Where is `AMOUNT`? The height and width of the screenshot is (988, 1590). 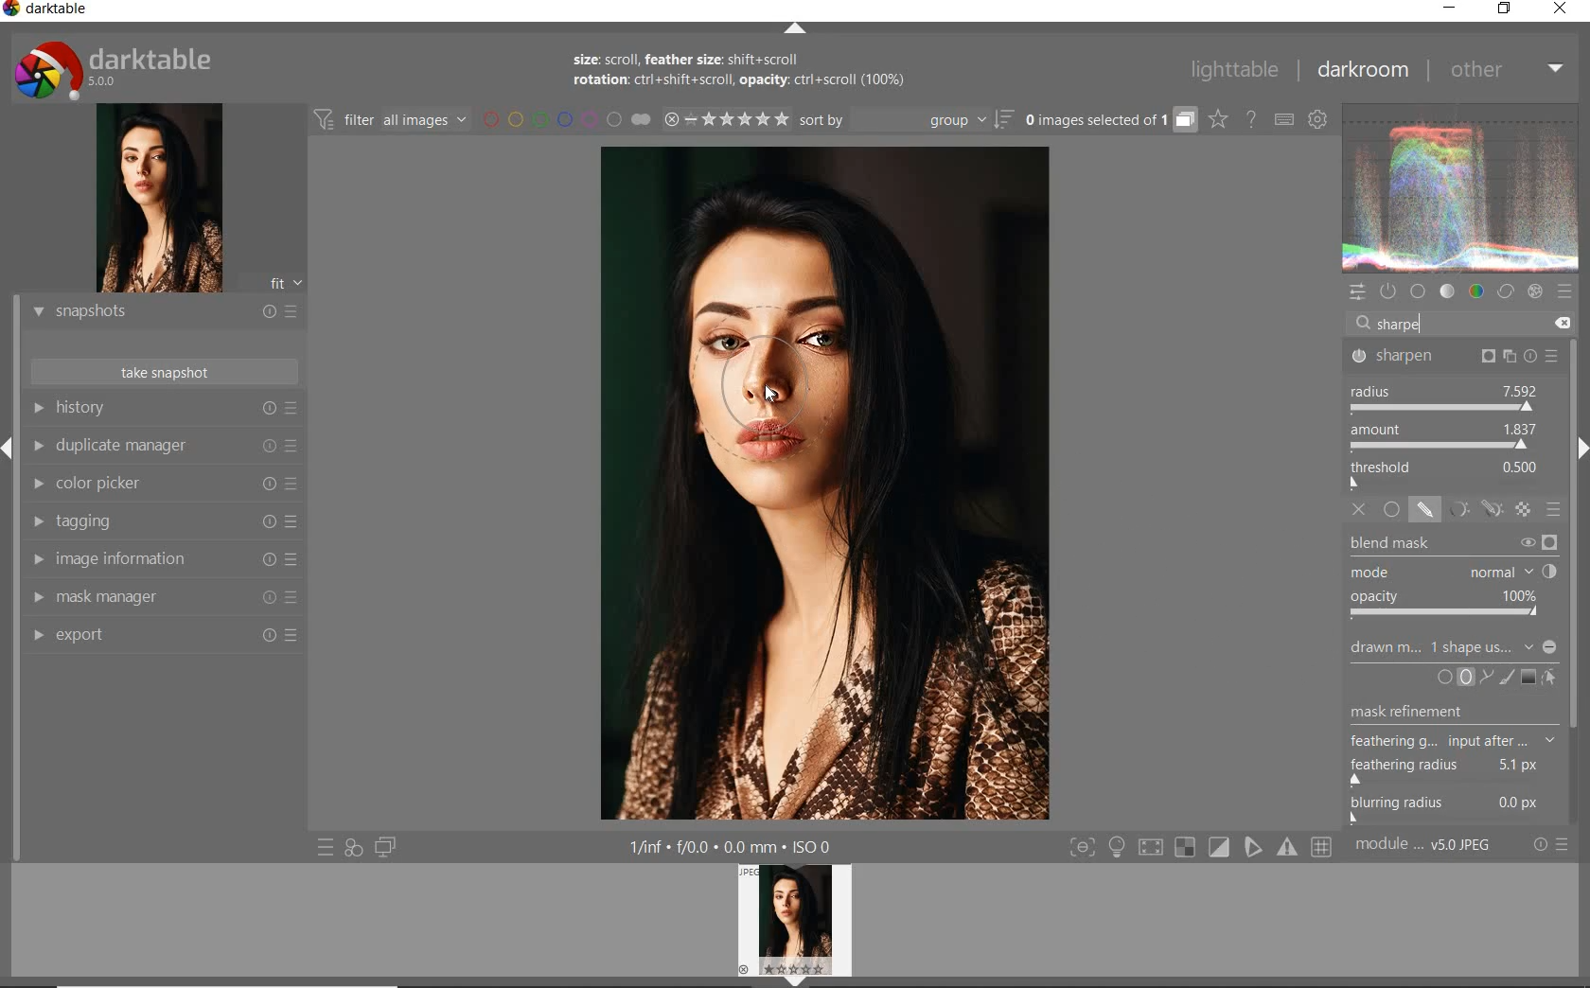
AMOUNT is located at coordinates (1444, 436).